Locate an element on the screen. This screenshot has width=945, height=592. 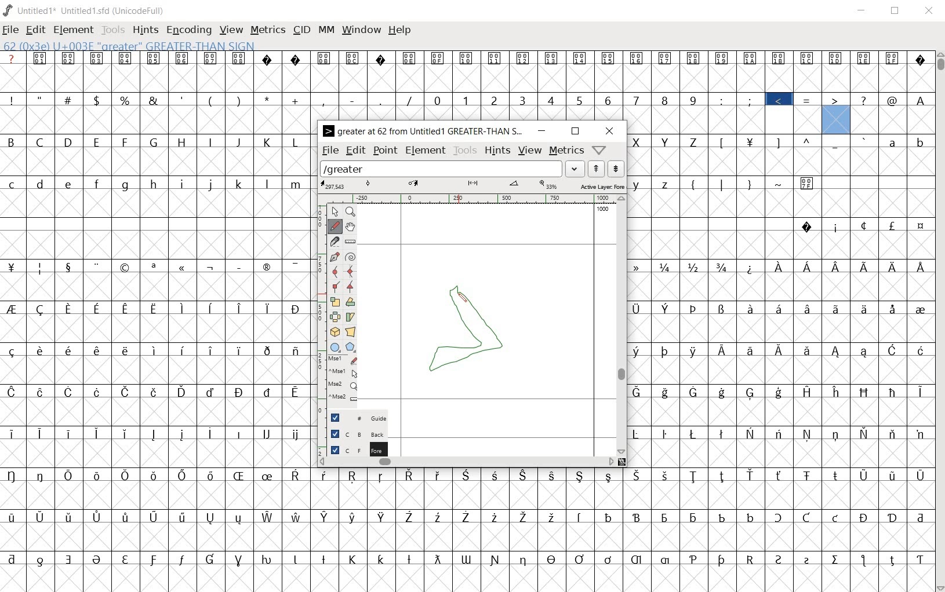
perform a perspective transformation on the selection is located at coordinates (351, 331).